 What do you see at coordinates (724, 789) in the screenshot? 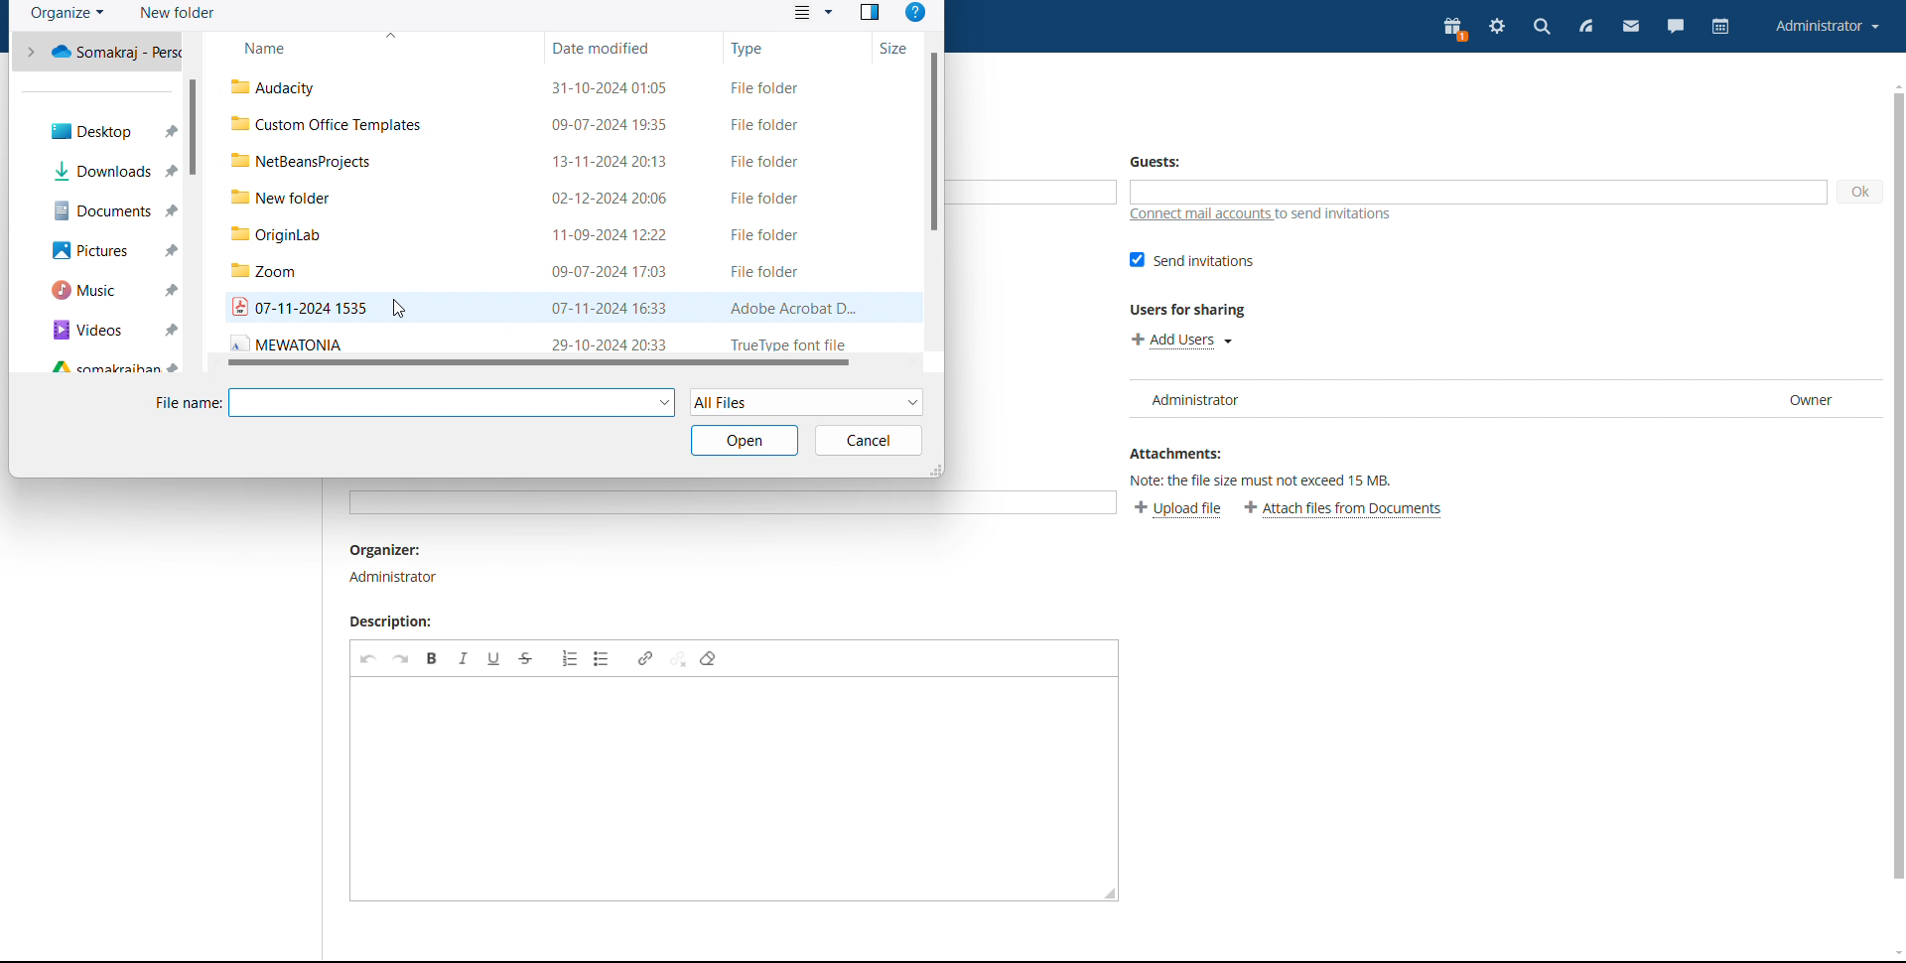
I see `edit description` at bounding box center [724, 789].